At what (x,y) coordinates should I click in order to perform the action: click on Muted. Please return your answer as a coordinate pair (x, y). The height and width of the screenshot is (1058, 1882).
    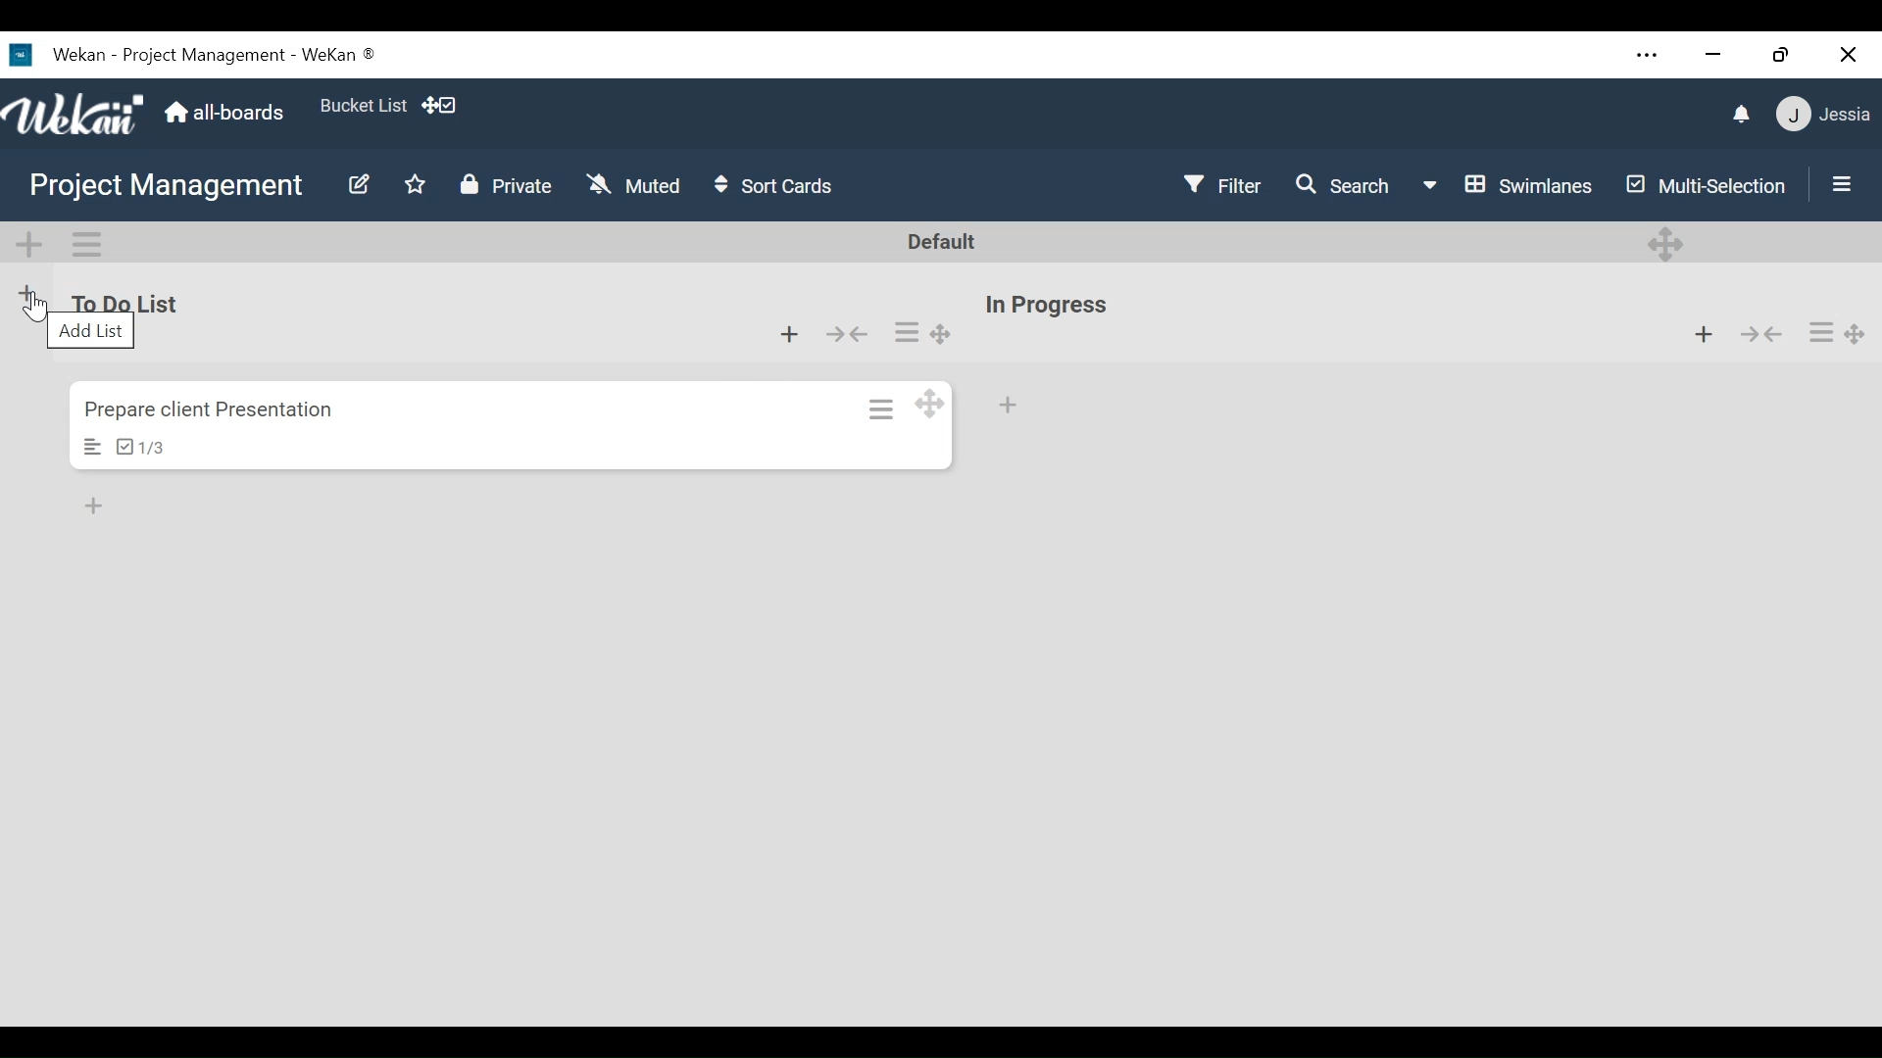
    Looking at the image, I should click on (636, 183).